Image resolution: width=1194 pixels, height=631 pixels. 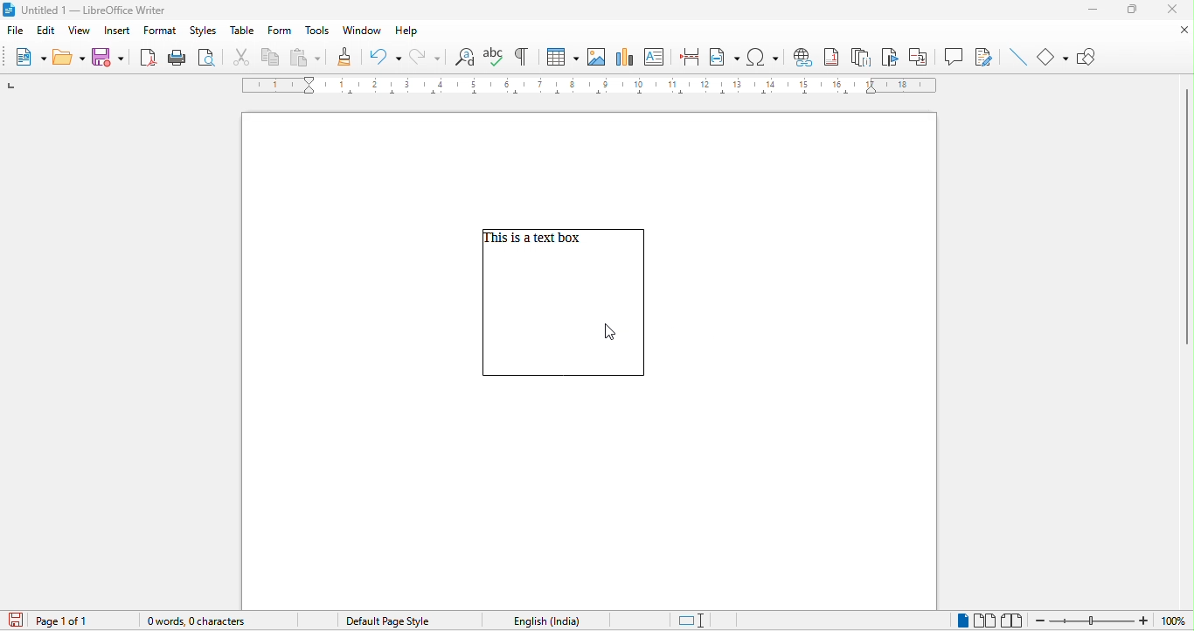 I want to click on undo, so click(x=383, y=57).